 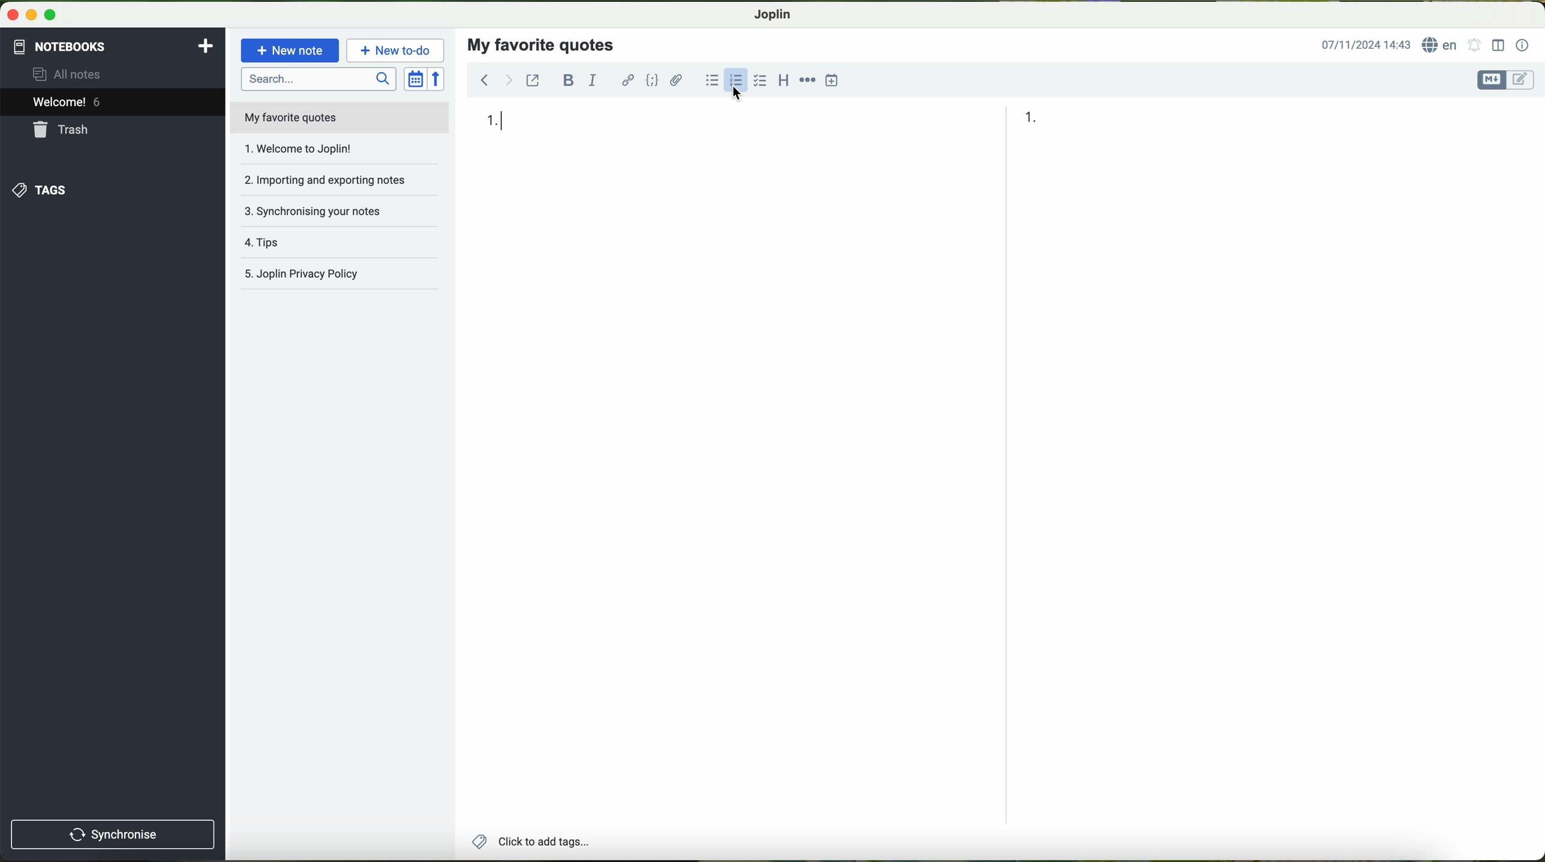 What do you see at coordinates (760, 82) in the screenshot?
I see `checkbox` at bounding box center [760, 82].